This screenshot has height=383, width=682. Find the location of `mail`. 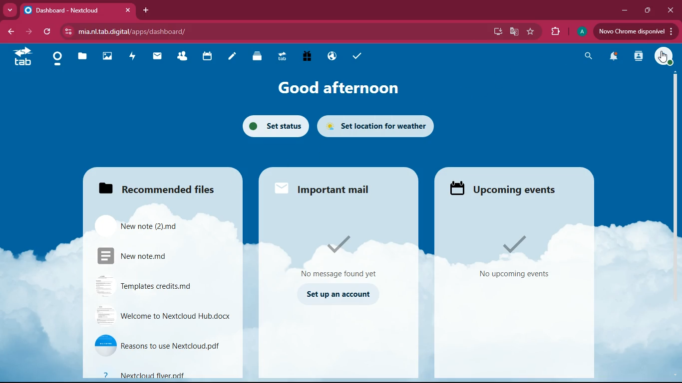

mail is located at coordinates (159, 59).